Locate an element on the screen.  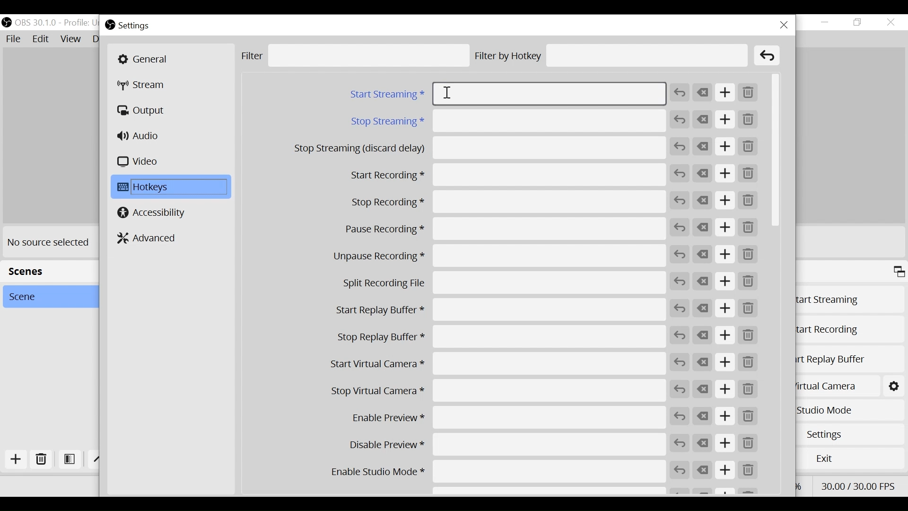
Clear is located at coordinates (703, 119).